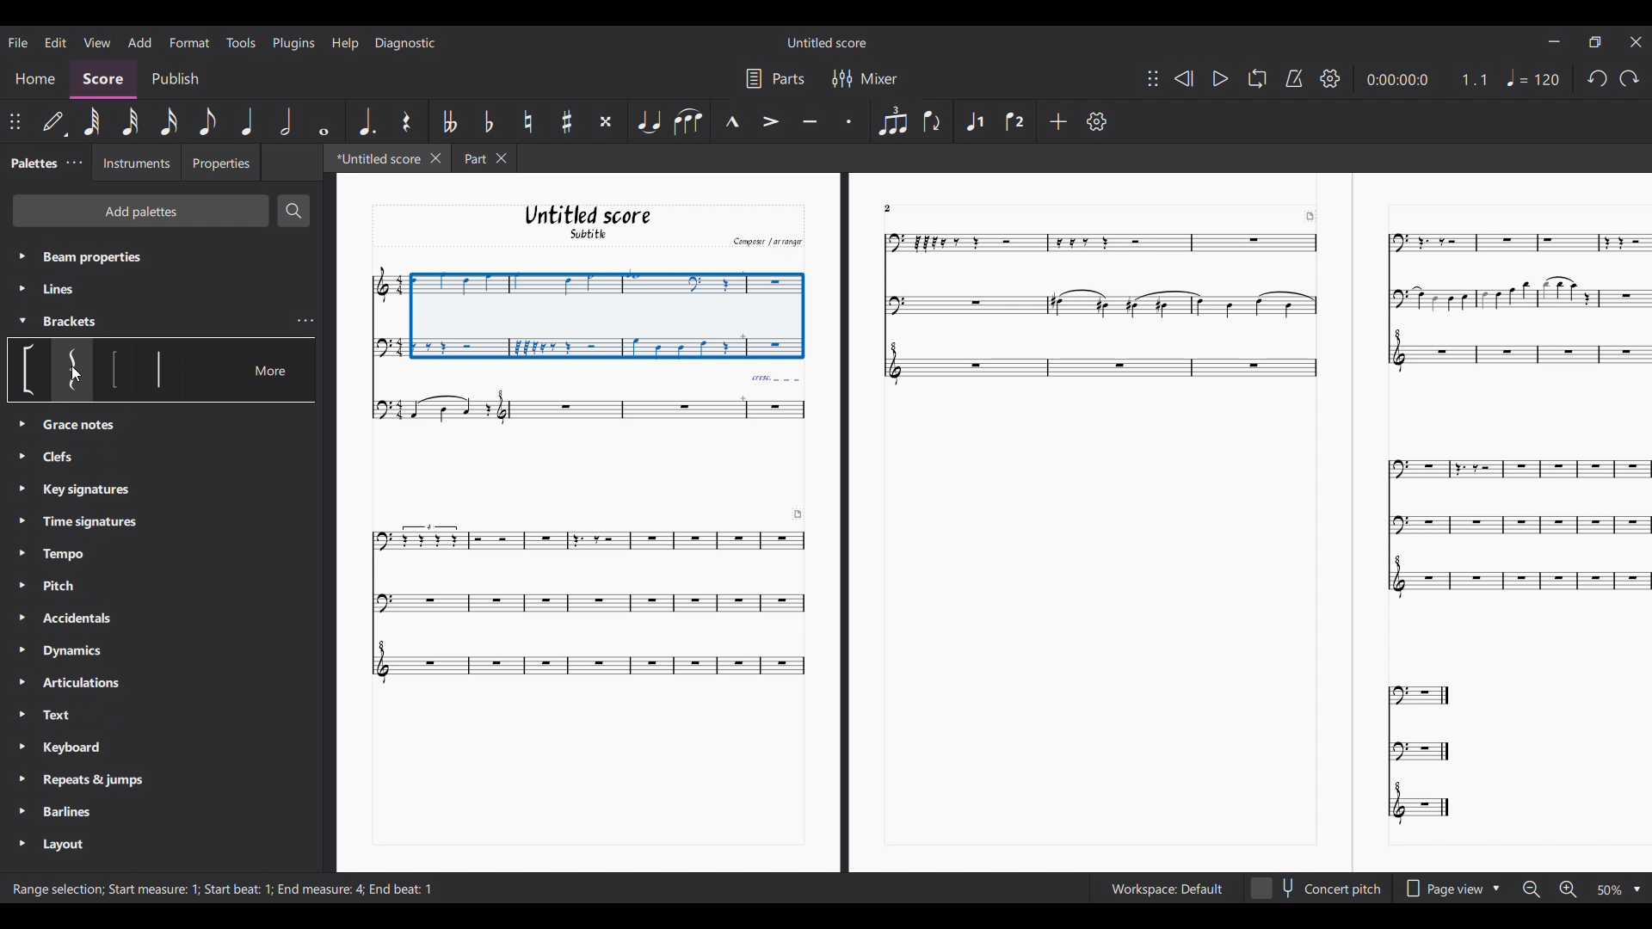 This screenshot has height=929, width=1652. I want to click on , so click(593, 602).